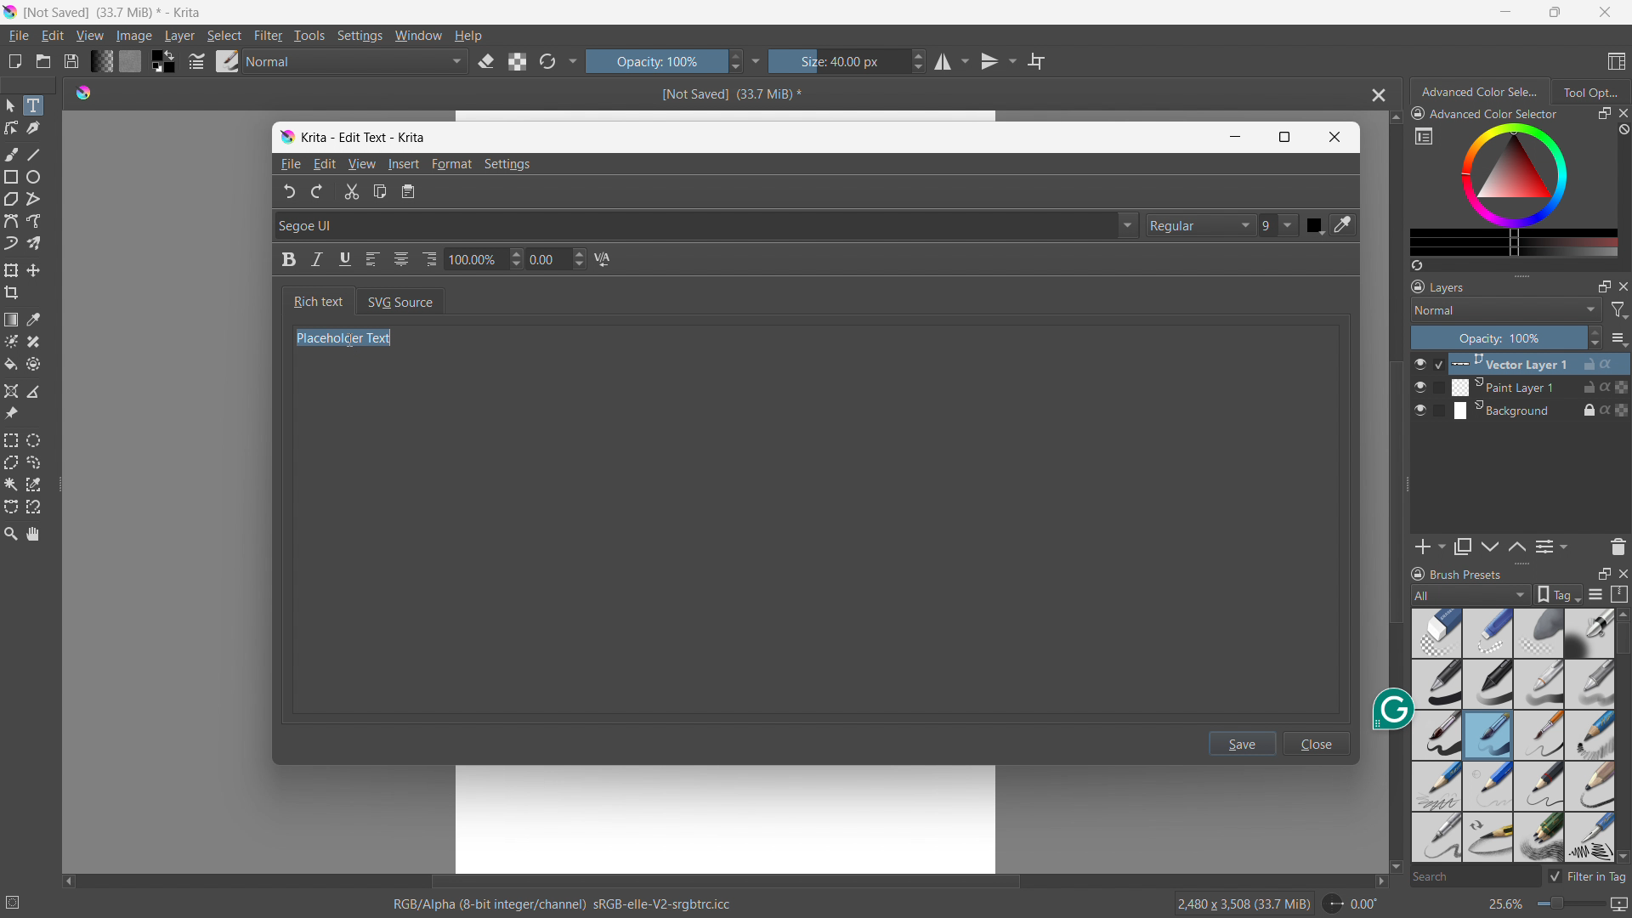 This screenshot has height=918, width=1632. I want to click on Paint Layer 1, so click(1532, 388).